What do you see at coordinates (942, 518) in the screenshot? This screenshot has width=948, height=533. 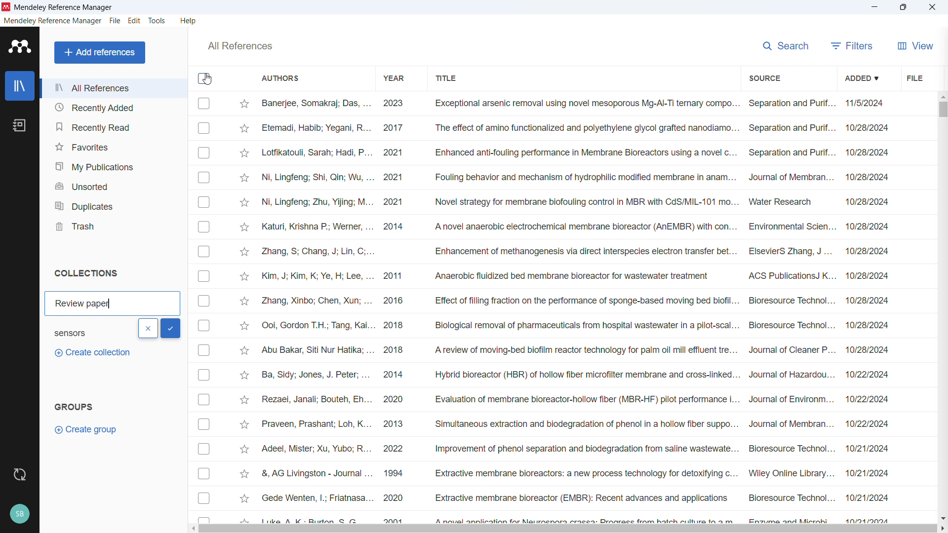 I see `Scroll down ` at bounding box center [942, 518].